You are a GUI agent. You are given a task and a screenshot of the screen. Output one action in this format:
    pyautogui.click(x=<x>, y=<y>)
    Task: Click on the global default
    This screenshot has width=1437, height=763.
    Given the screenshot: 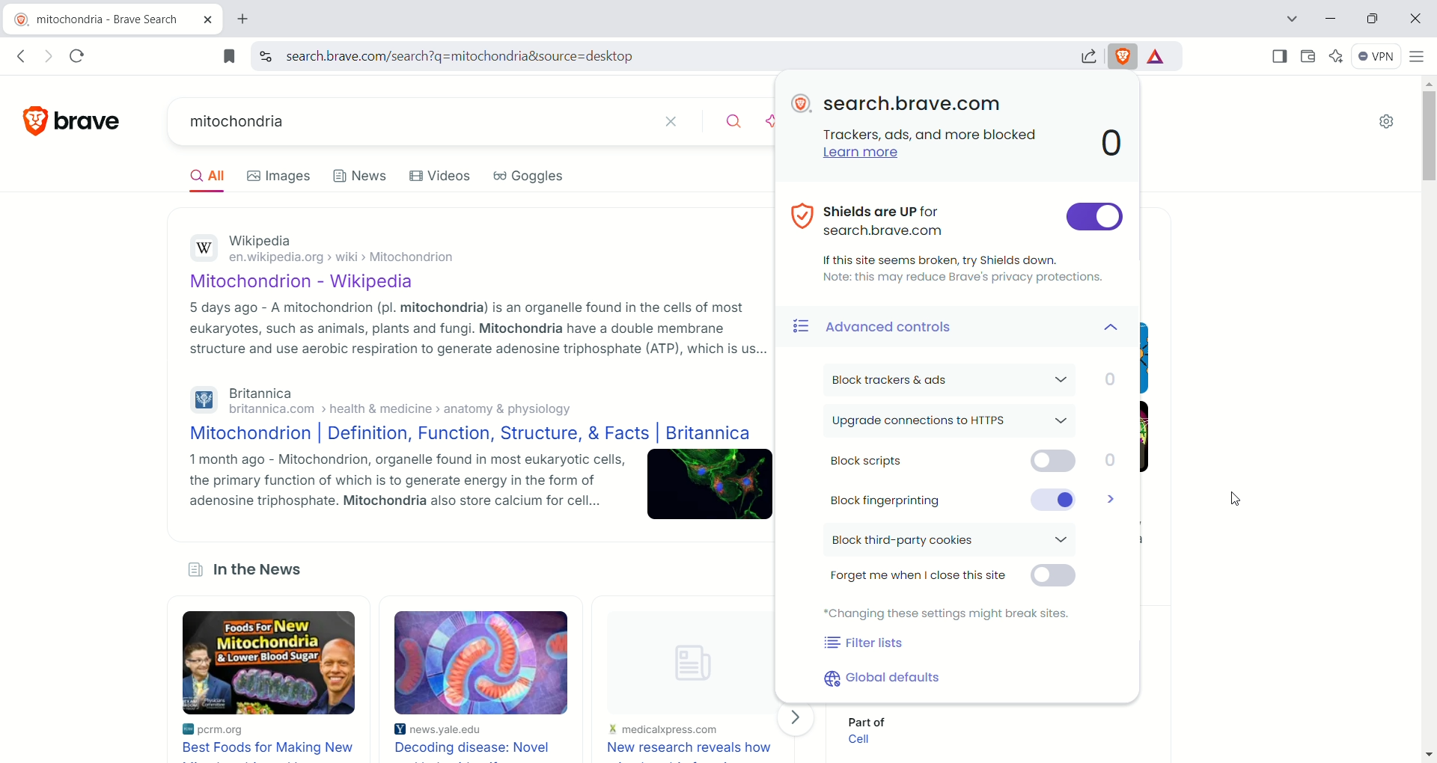 What is the action you would take?
    pyautogui.click(x=888, y=678)
    